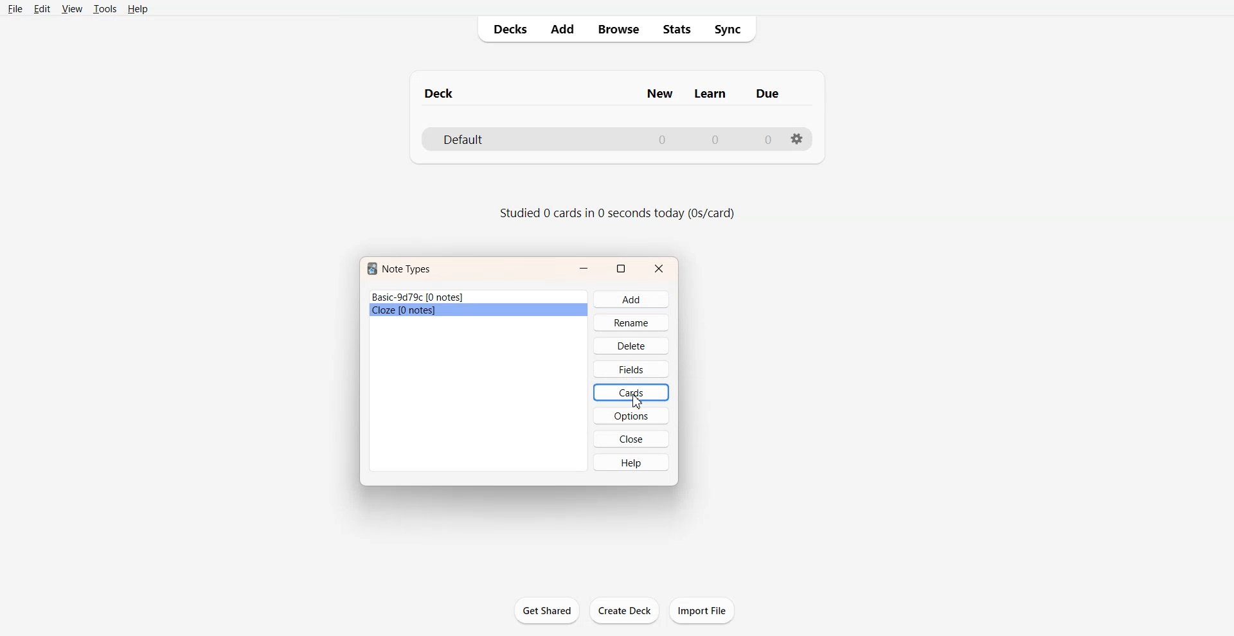  What do you see at coordinates (584, 269) in the screenshot?
I see `Minimize` at bounding box center [584, 269].